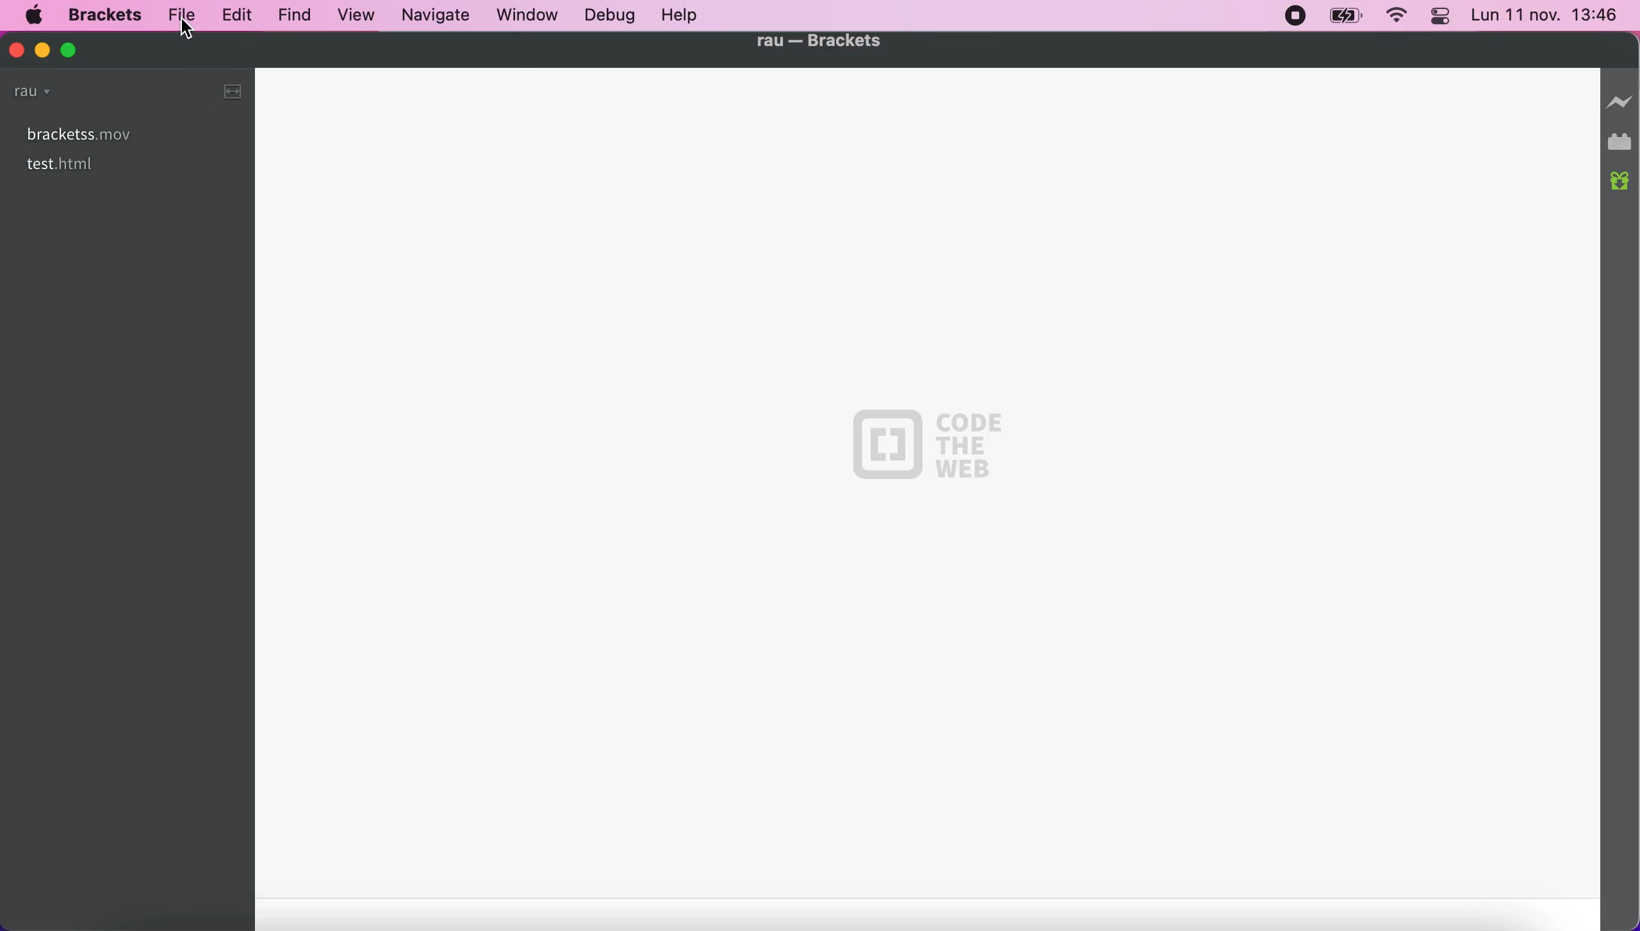  I want to click on help, so click(685, 15).